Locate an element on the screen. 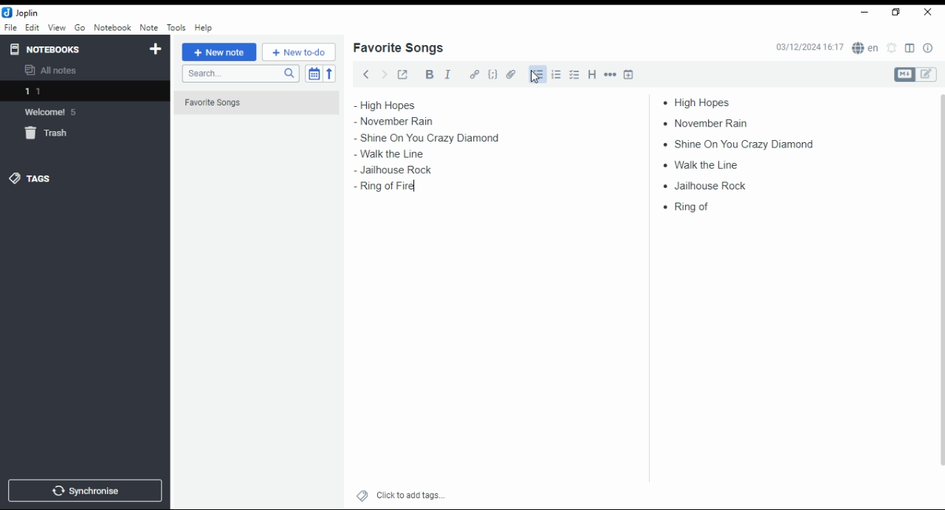  shine on you crazy diamond is located at coordinates (431, 137).